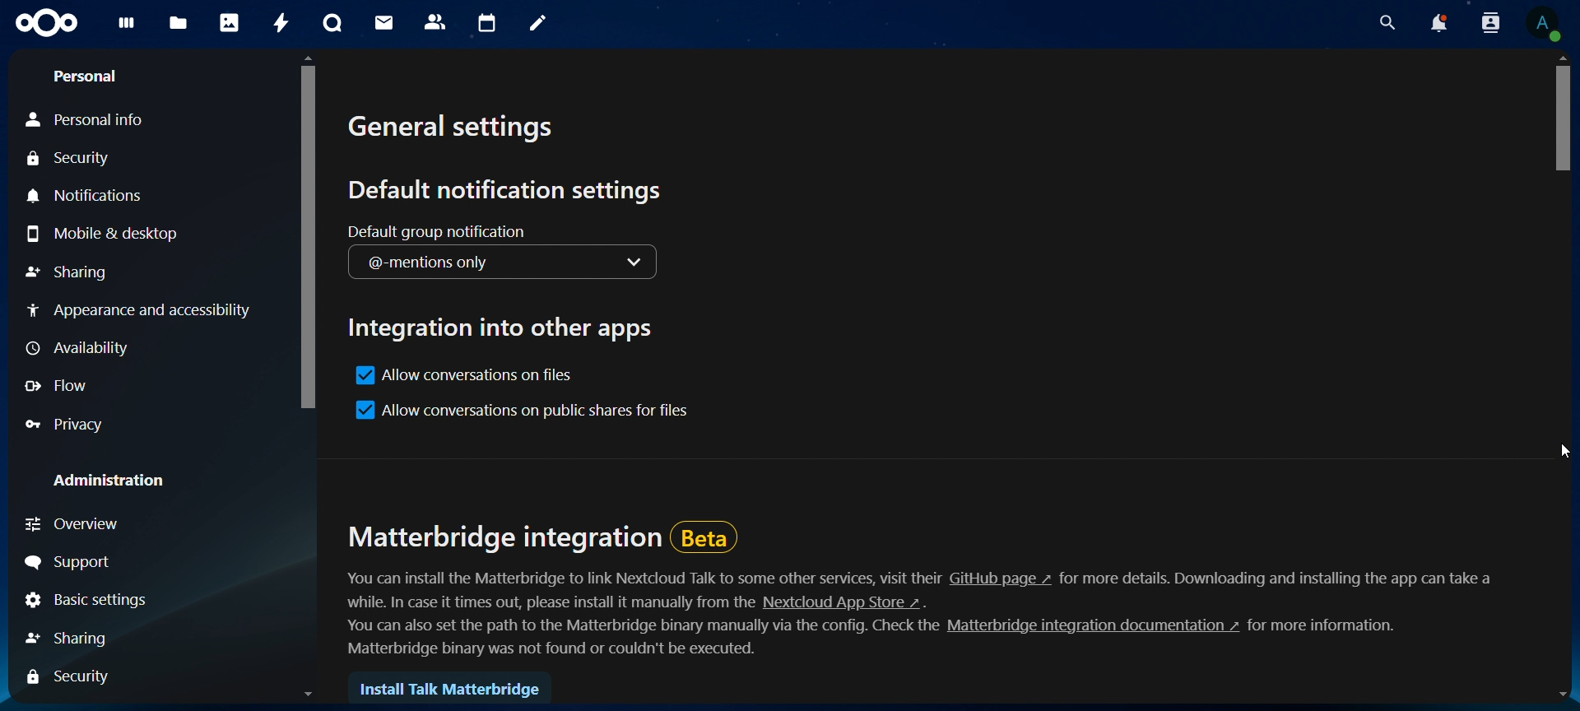 Image resolution: width=1580 pixels, height=711 pixels. I want to click on matterbridge integration beta, so click(554, 539).